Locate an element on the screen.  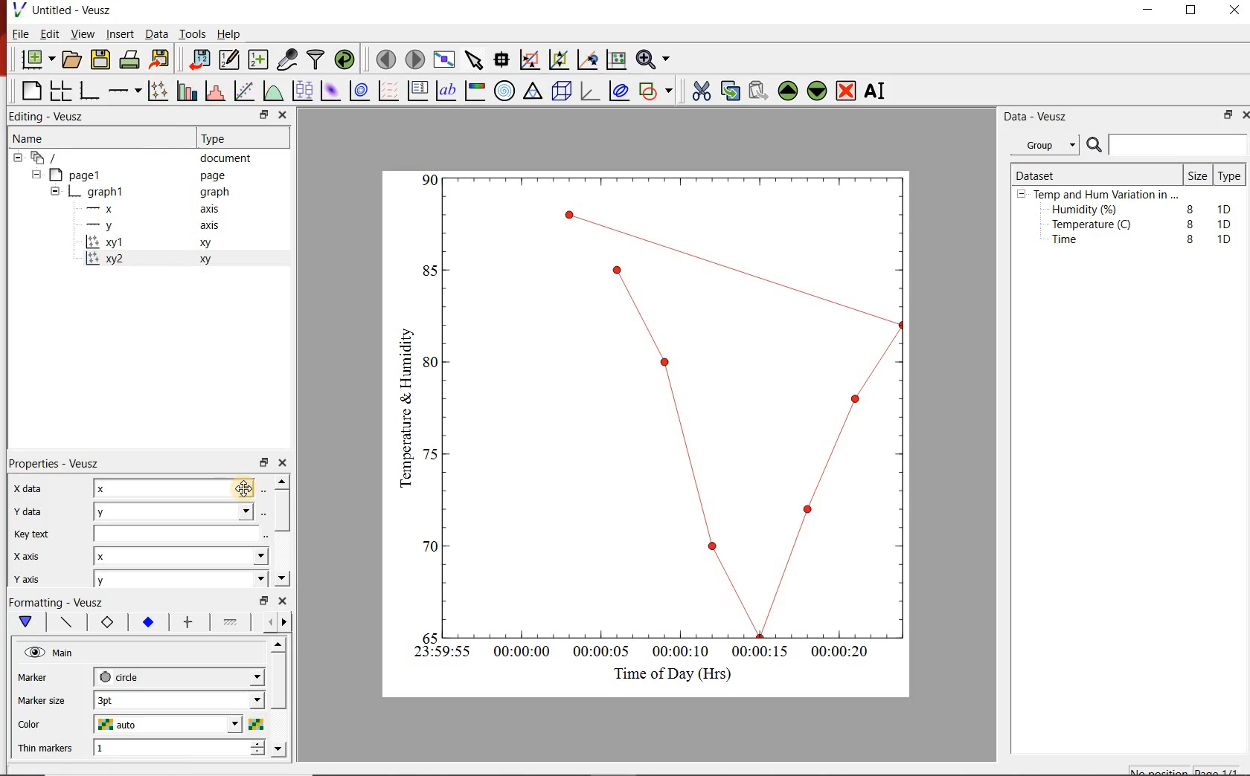
image color bar is located at coordinates (478, 91).